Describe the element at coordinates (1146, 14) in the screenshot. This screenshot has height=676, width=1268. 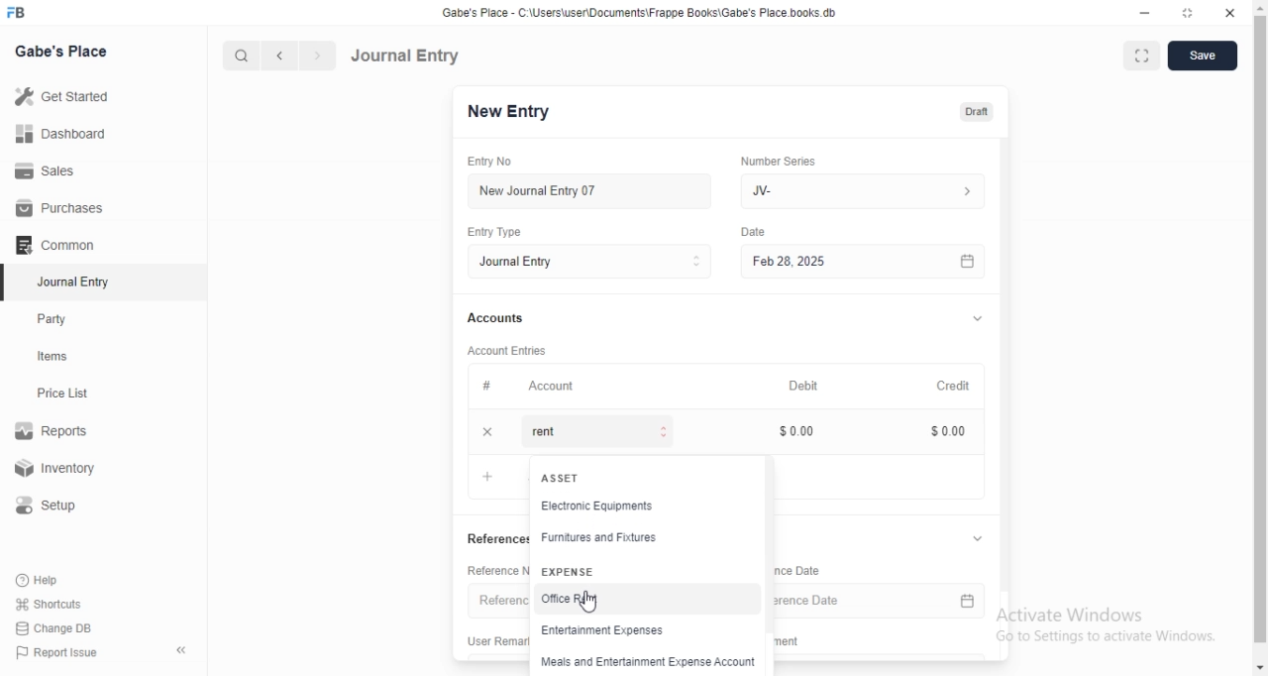
I see `minimize` at that location.